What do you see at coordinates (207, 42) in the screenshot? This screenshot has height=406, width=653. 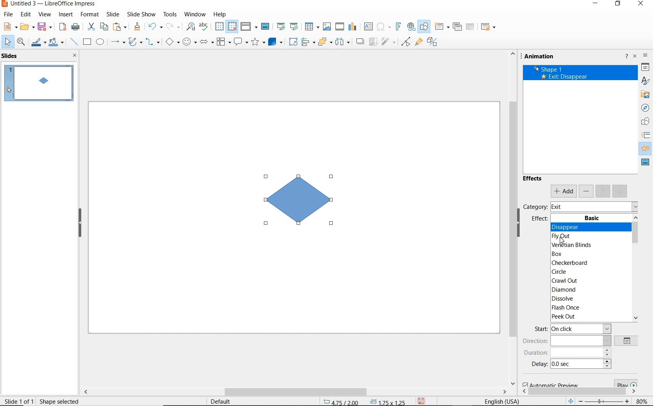 I see `block arrows` at bounding box center [207, 42].